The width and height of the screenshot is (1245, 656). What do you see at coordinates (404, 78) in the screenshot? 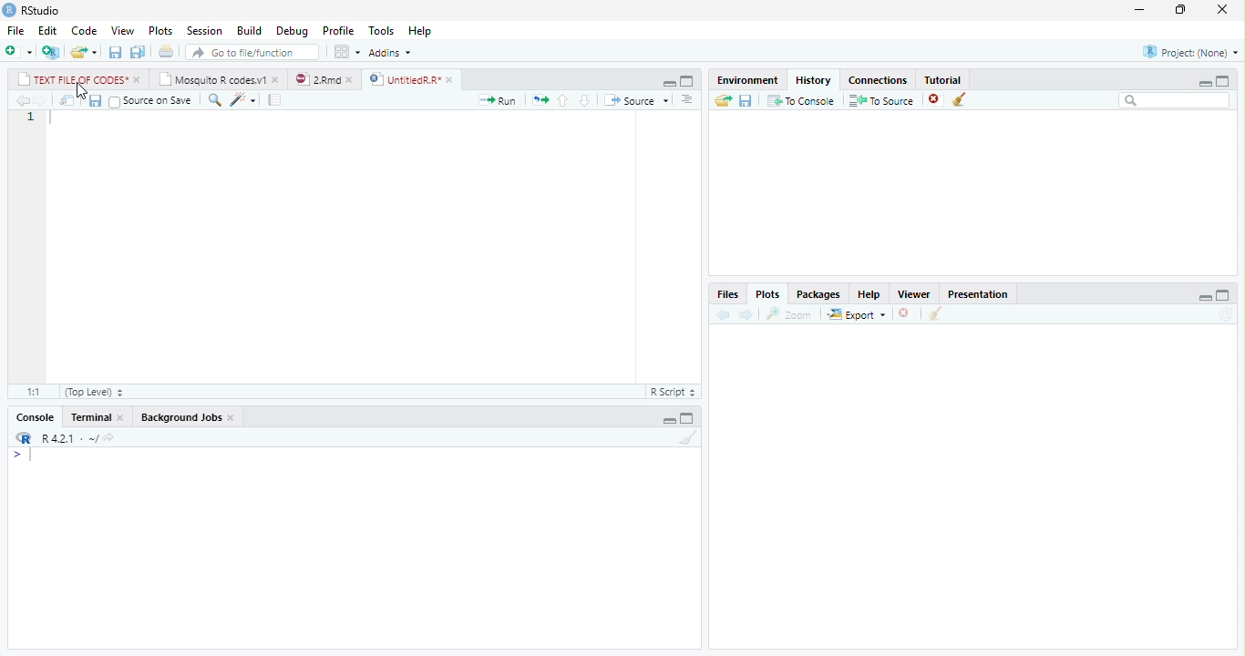
I see `UntitledR.R` at bounding box center [404, 78].